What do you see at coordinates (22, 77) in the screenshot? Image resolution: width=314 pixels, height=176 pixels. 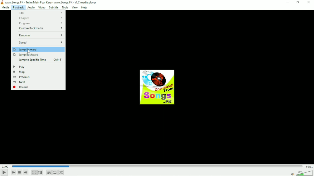 I see `Previous` at bounding box center [22, 77].